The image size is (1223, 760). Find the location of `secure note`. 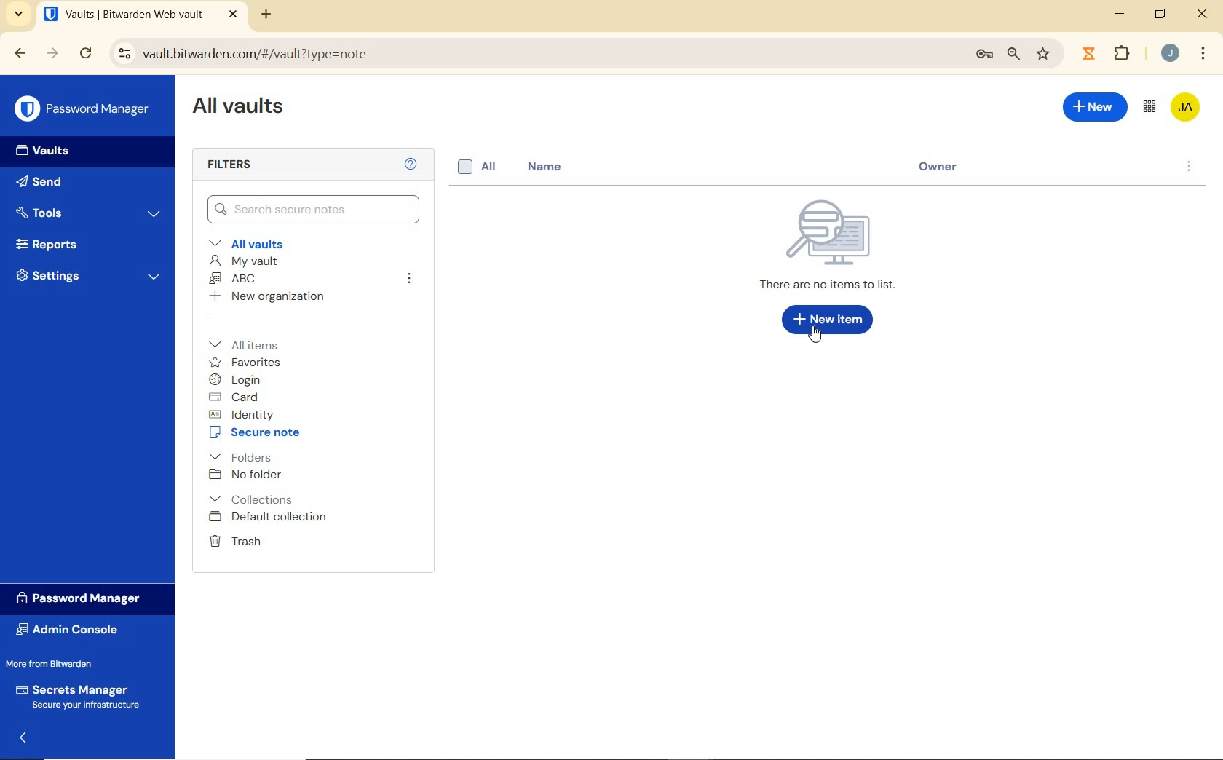

secure note is located at coordinates (258, 432).